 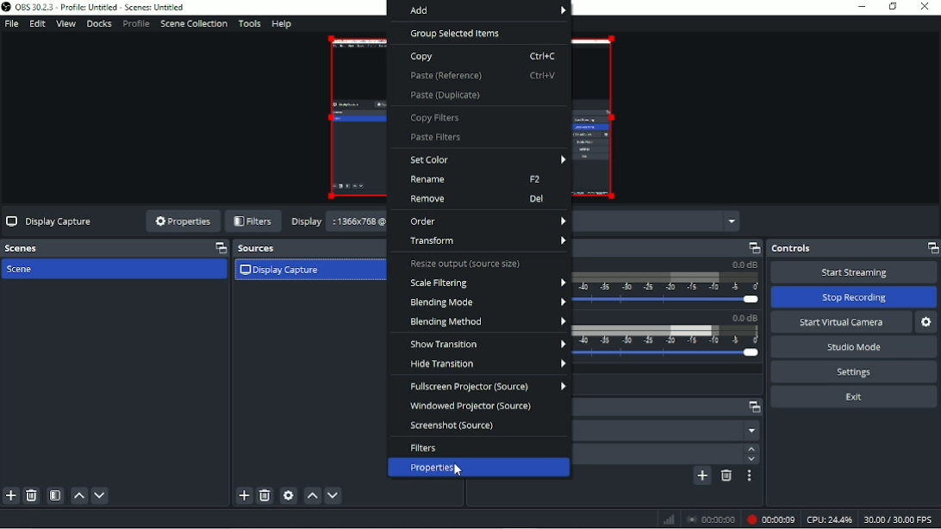 What do you see at coordinates (435, 118) in the screenshot?
I see `Copy filters` at bounding box center [435, 118].